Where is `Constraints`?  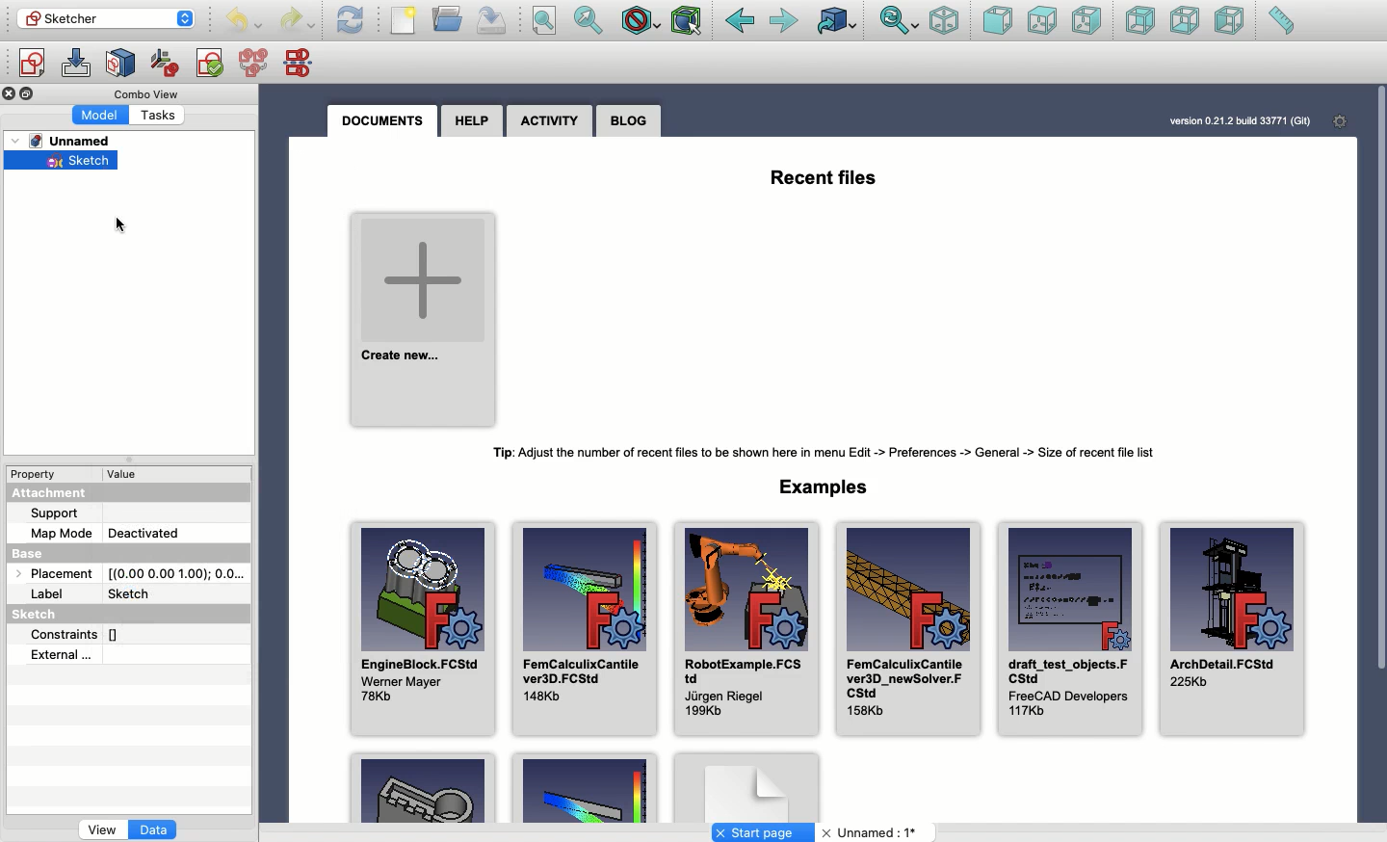 Constraints is located at coordinates (83, 633).